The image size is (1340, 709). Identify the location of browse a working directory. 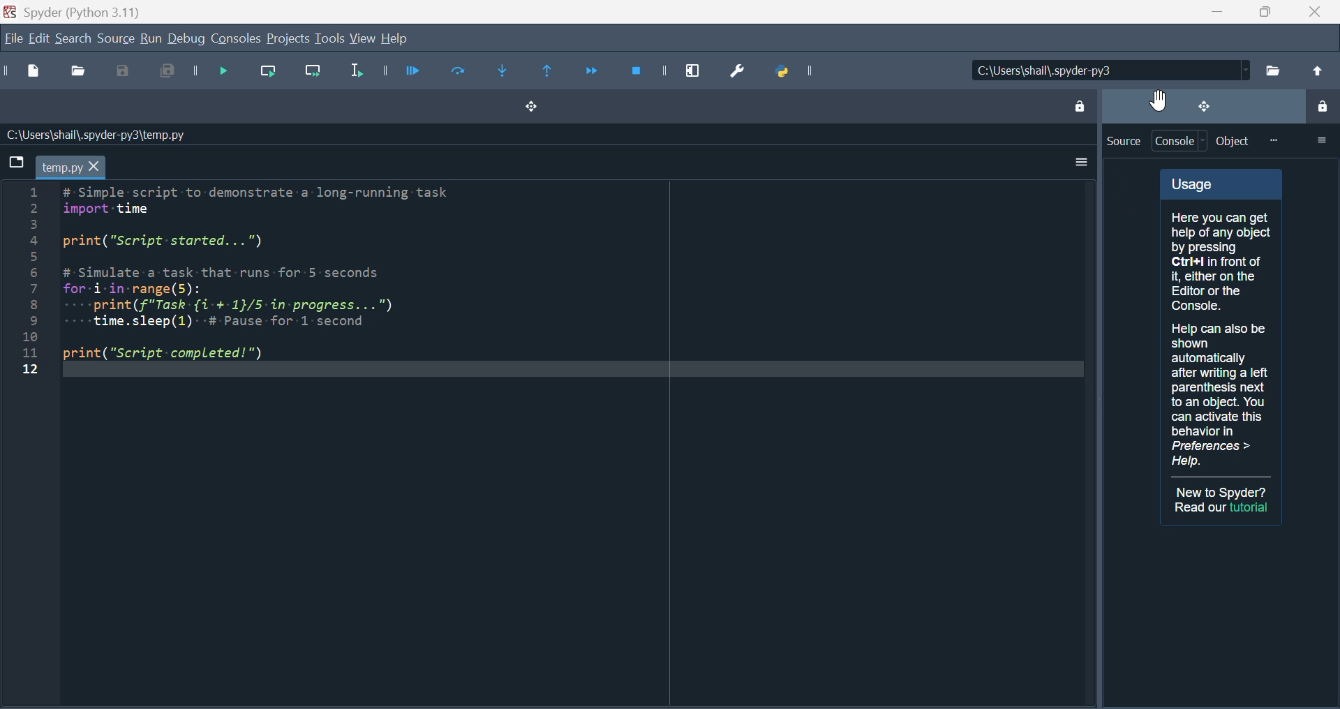
(1272, 70).